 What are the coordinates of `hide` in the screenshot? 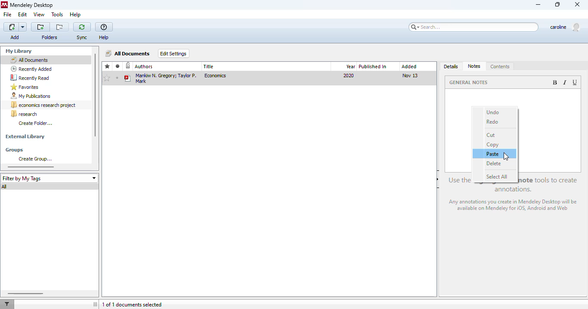 It's located at (438, 179).